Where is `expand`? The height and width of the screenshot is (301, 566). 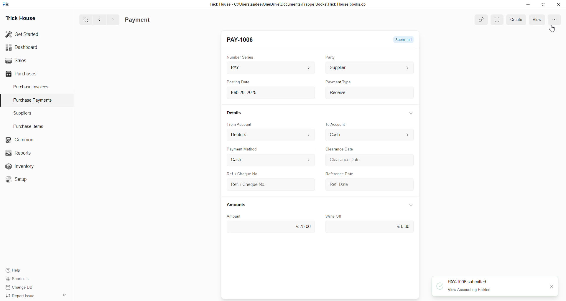 expand is located at coordinates (407, 113).